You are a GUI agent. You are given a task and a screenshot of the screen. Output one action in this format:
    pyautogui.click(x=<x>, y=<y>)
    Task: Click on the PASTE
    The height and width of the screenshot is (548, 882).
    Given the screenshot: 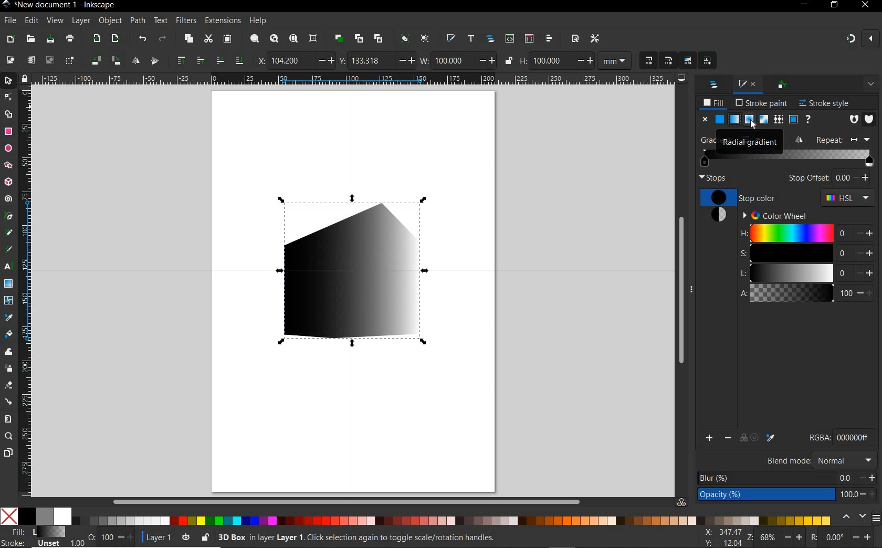 What is the action you would take?
    pyautogui.click(x=227, y=39)
    